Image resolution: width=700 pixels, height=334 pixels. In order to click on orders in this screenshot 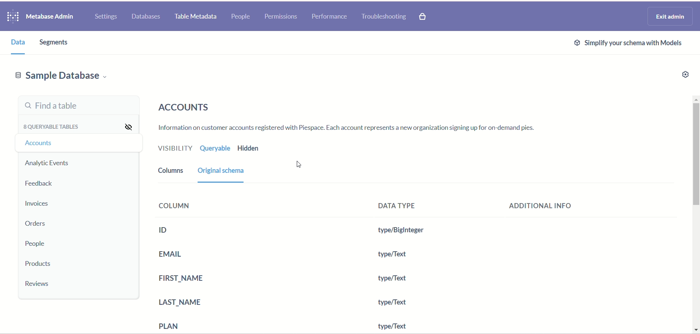, I will do `click(41, 224)`.